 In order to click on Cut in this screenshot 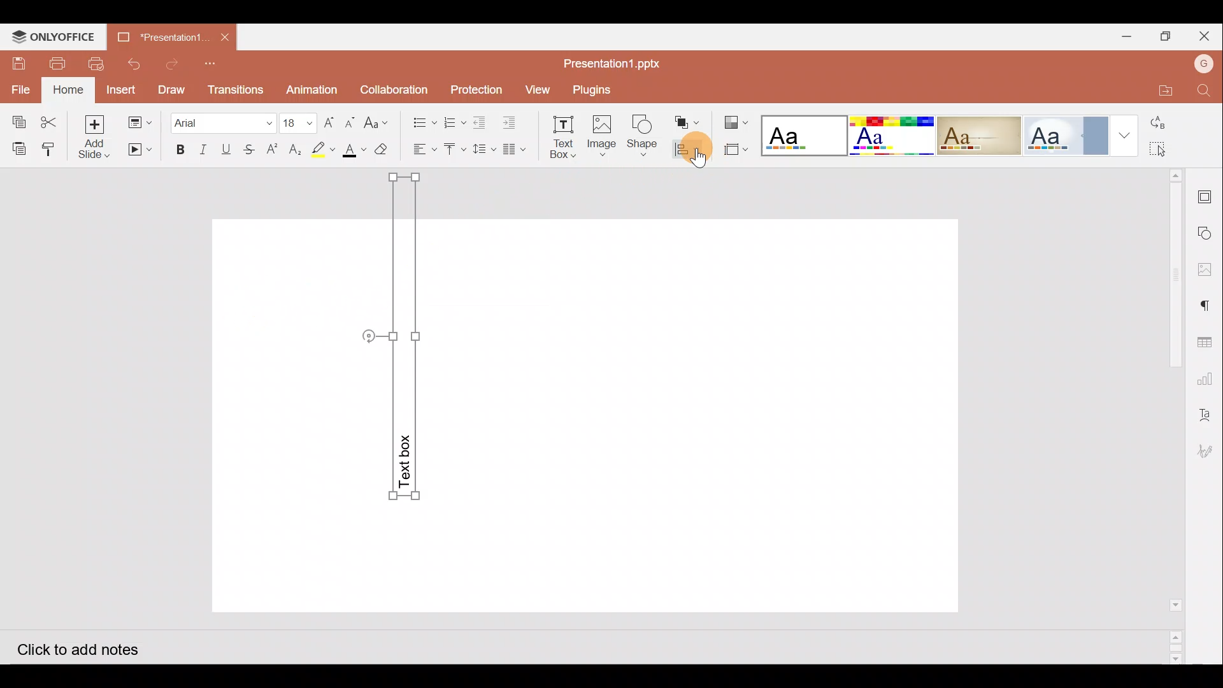, I will do `click(53, 119)`.